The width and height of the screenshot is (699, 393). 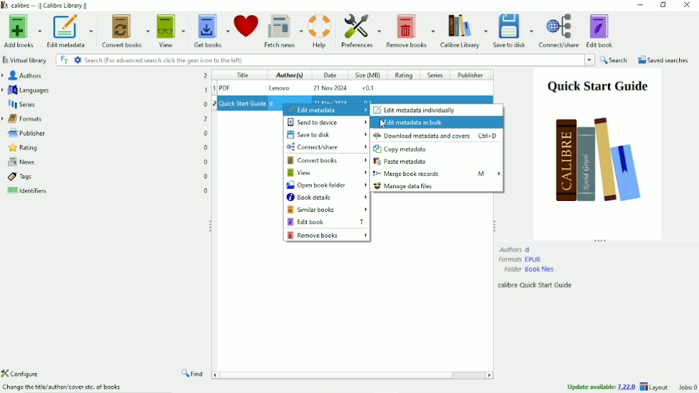 I want to click on Get books, so click(x=212, y=29).